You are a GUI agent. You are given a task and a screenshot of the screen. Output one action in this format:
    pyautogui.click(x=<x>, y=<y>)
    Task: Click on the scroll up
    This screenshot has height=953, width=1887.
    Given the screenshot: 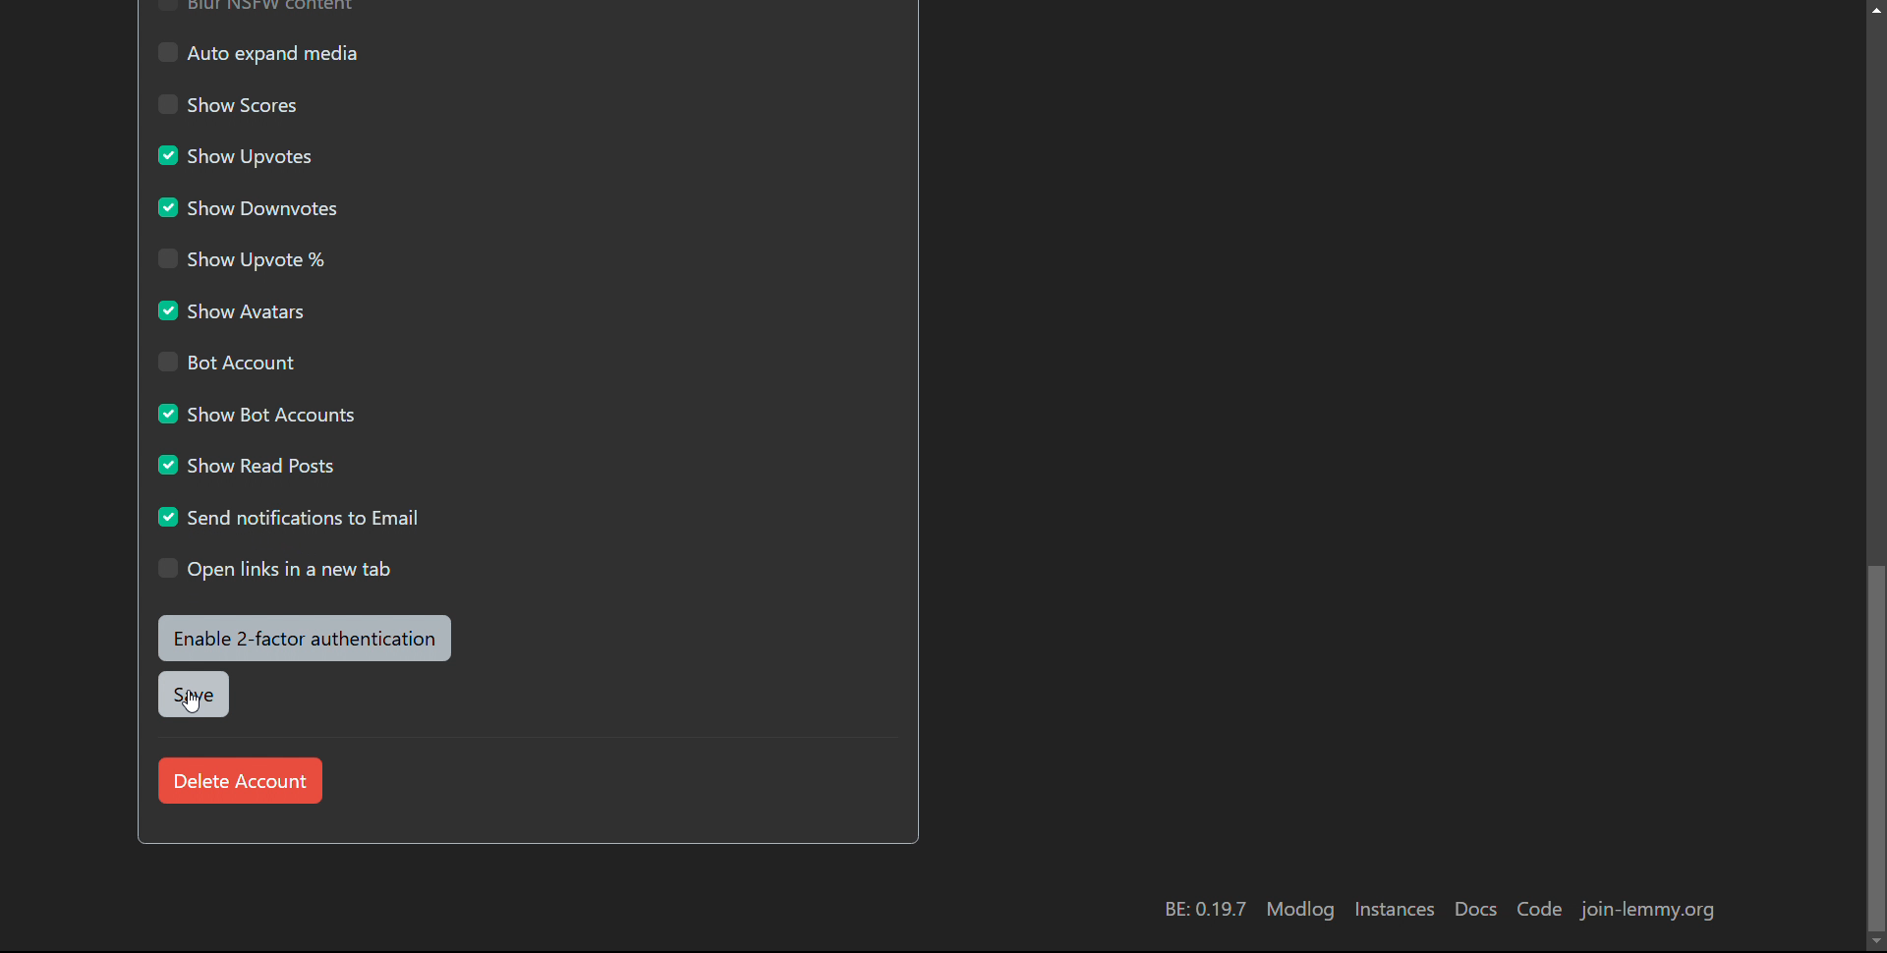 What is the action you would take?
    pyautogui.click(x=1875, y=8)
    